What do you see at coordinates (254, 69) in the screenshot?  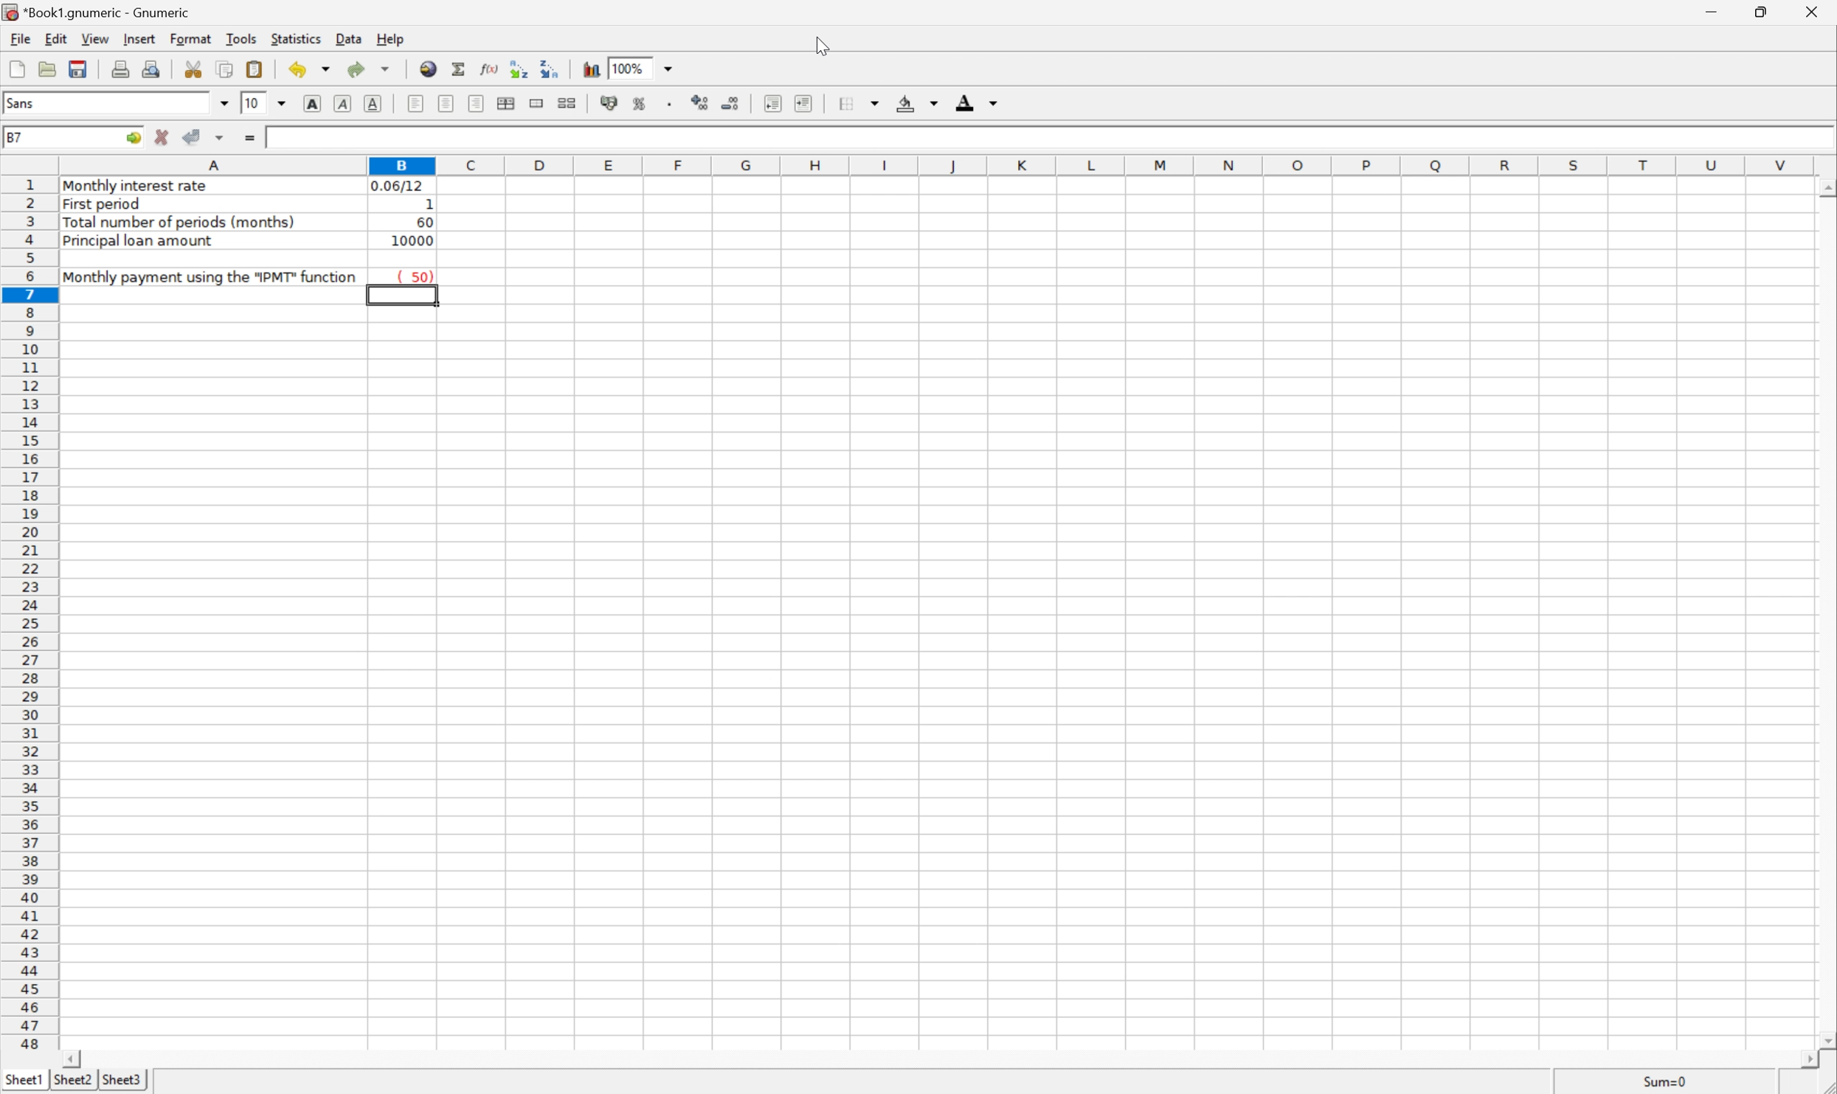 I see `Paste clipboard` at bounding box center [254, 69].